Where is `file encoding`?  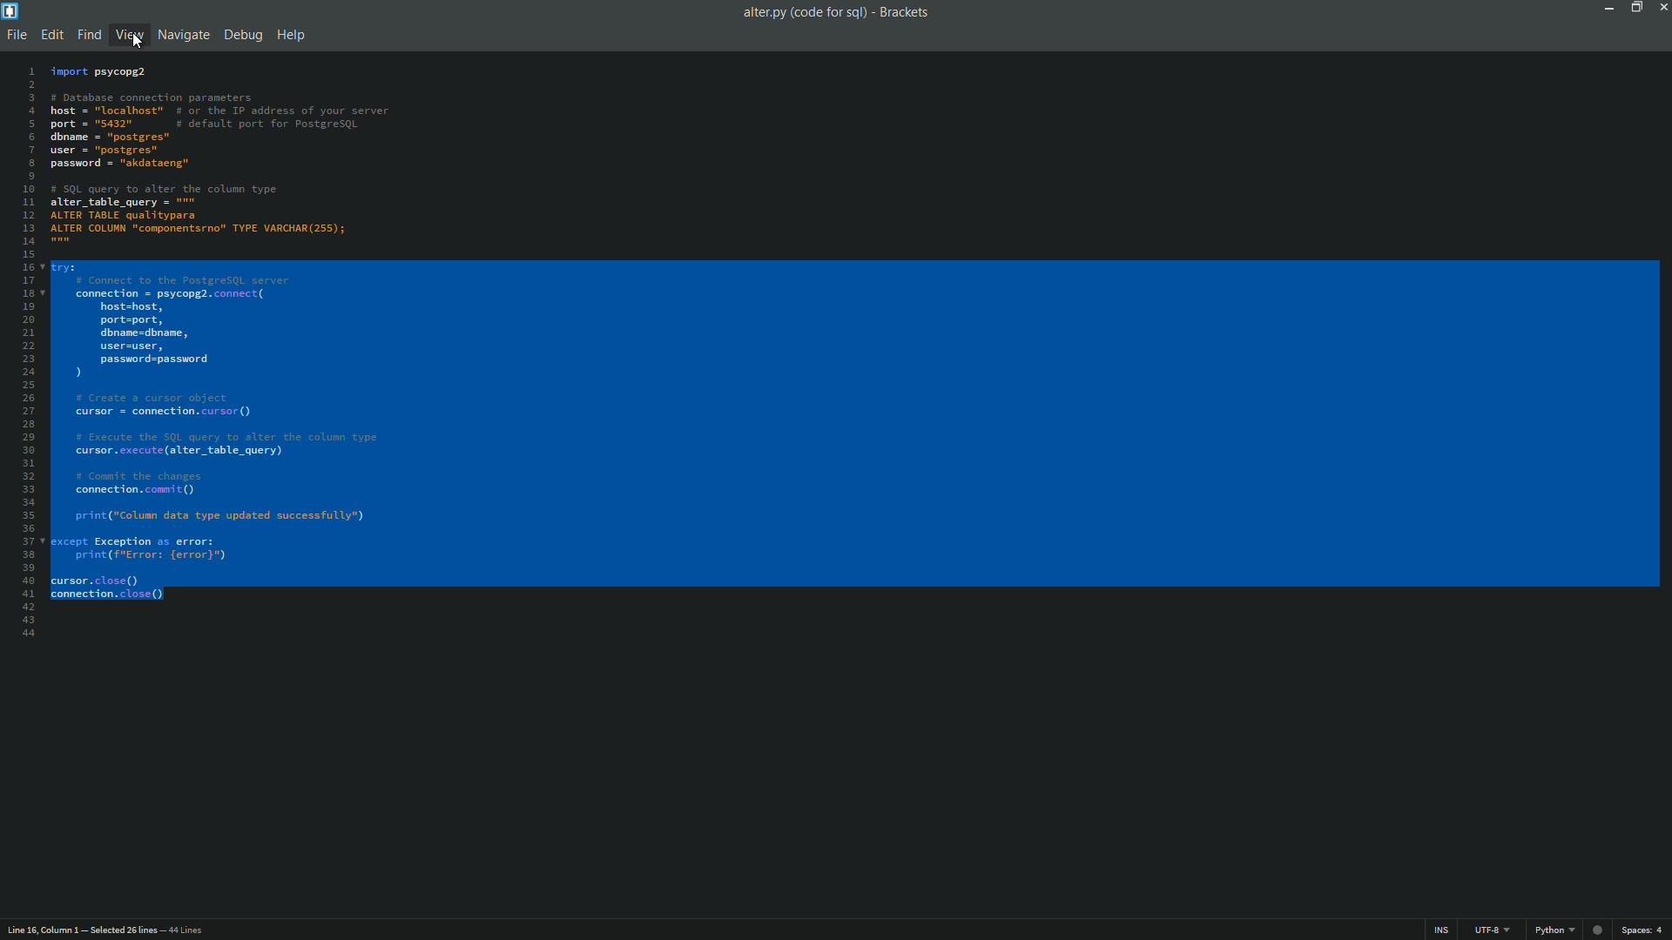
file encoding is located at coordinates (1491, 930).